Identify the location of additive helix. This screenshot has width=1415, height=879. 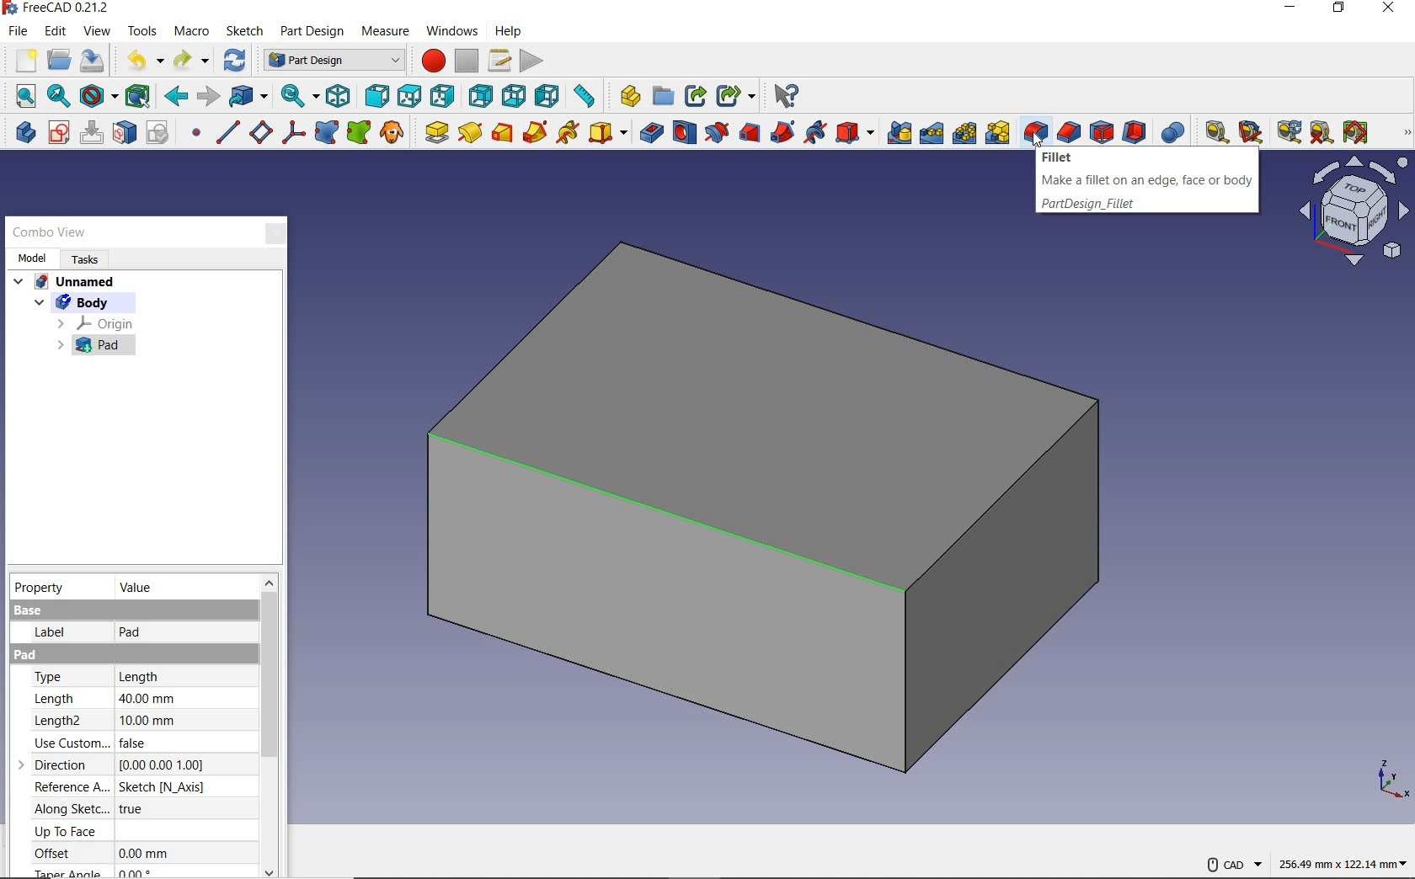
(569, 132).